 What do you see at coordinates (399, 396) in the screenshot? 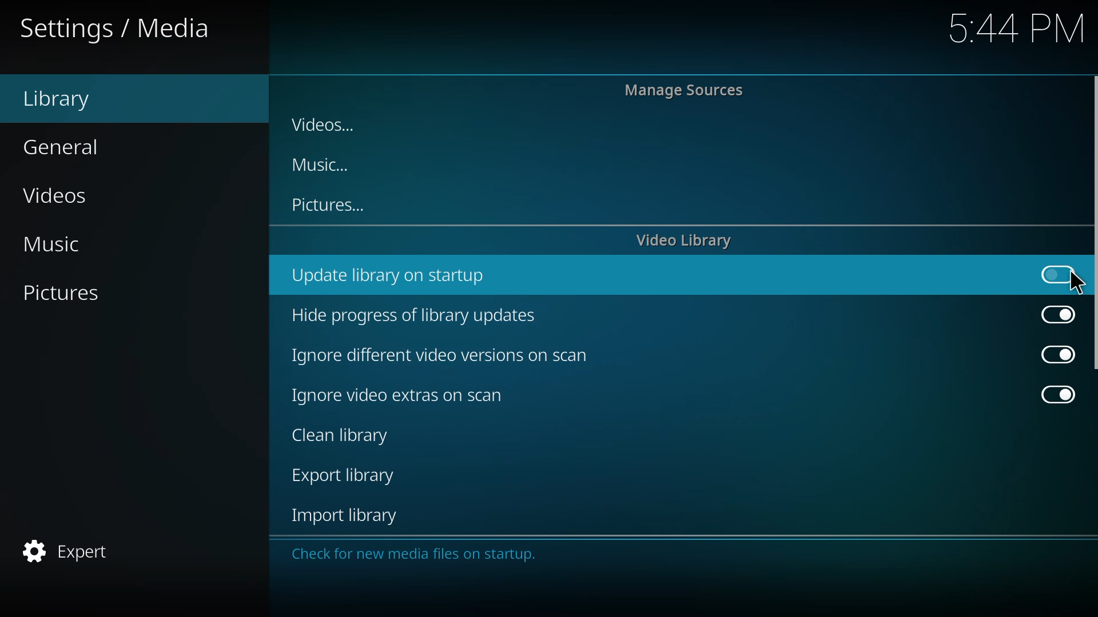
I see `ignore video extras on scan` at bounding box center [399, 396].